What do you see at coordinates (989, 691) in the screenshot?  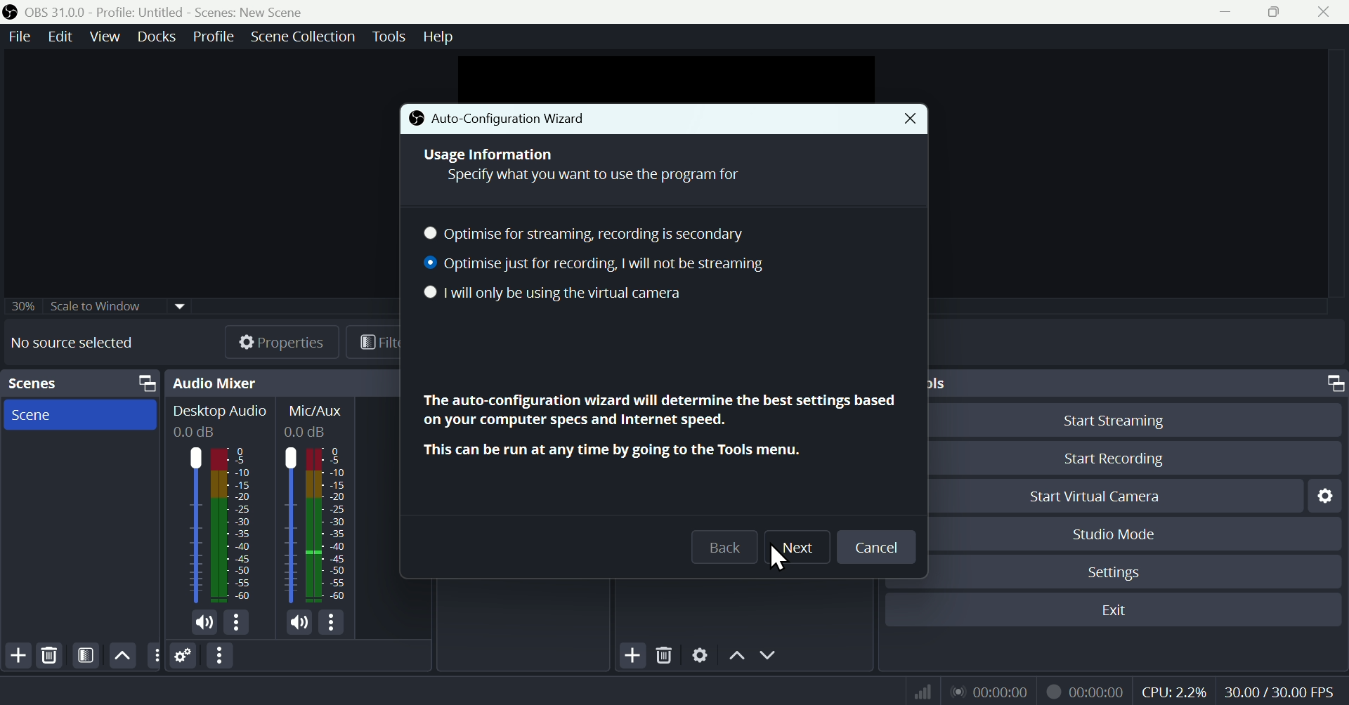 I see `Audio recorder` at bounding box center [989, 691].